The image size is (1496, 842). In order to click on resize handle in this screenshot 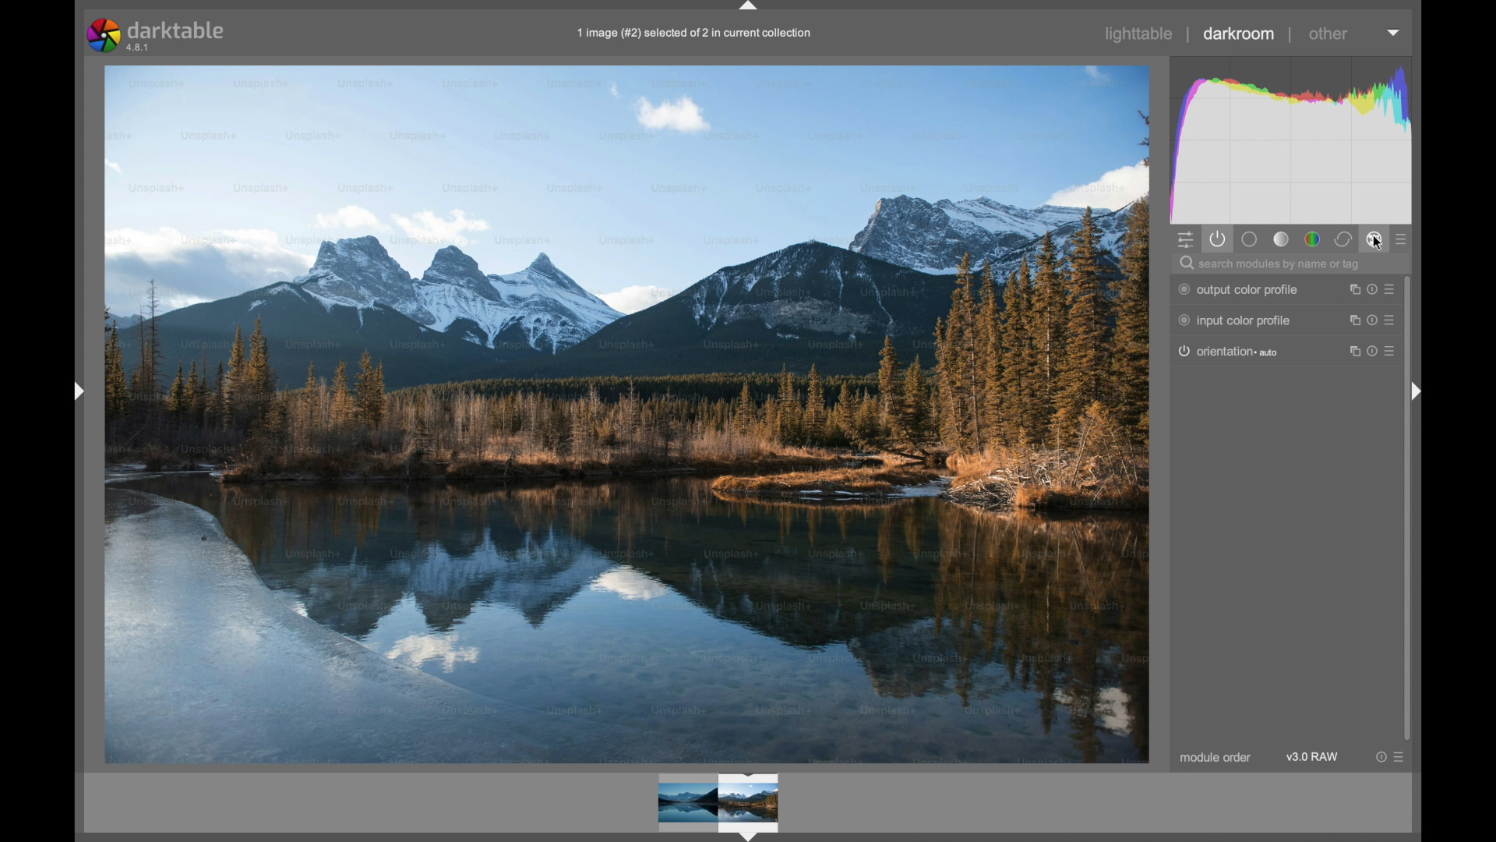, I will do `click(1393, 289)`.